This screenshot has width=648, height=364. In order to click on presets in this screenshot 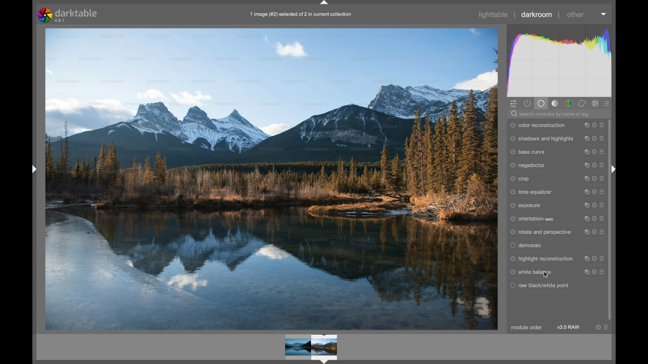, I will do `click(607, 327)`.